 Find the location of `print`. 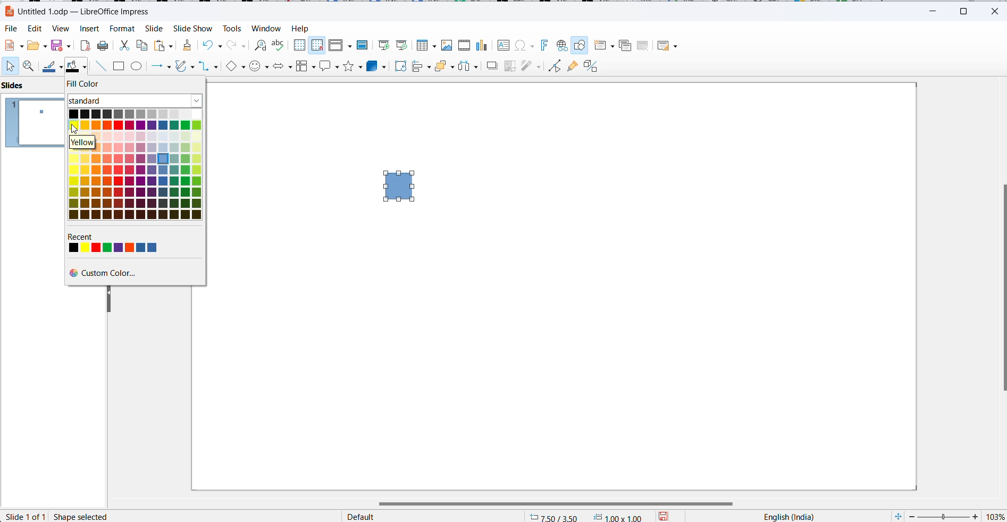

print is located at coordinates (104, 47).